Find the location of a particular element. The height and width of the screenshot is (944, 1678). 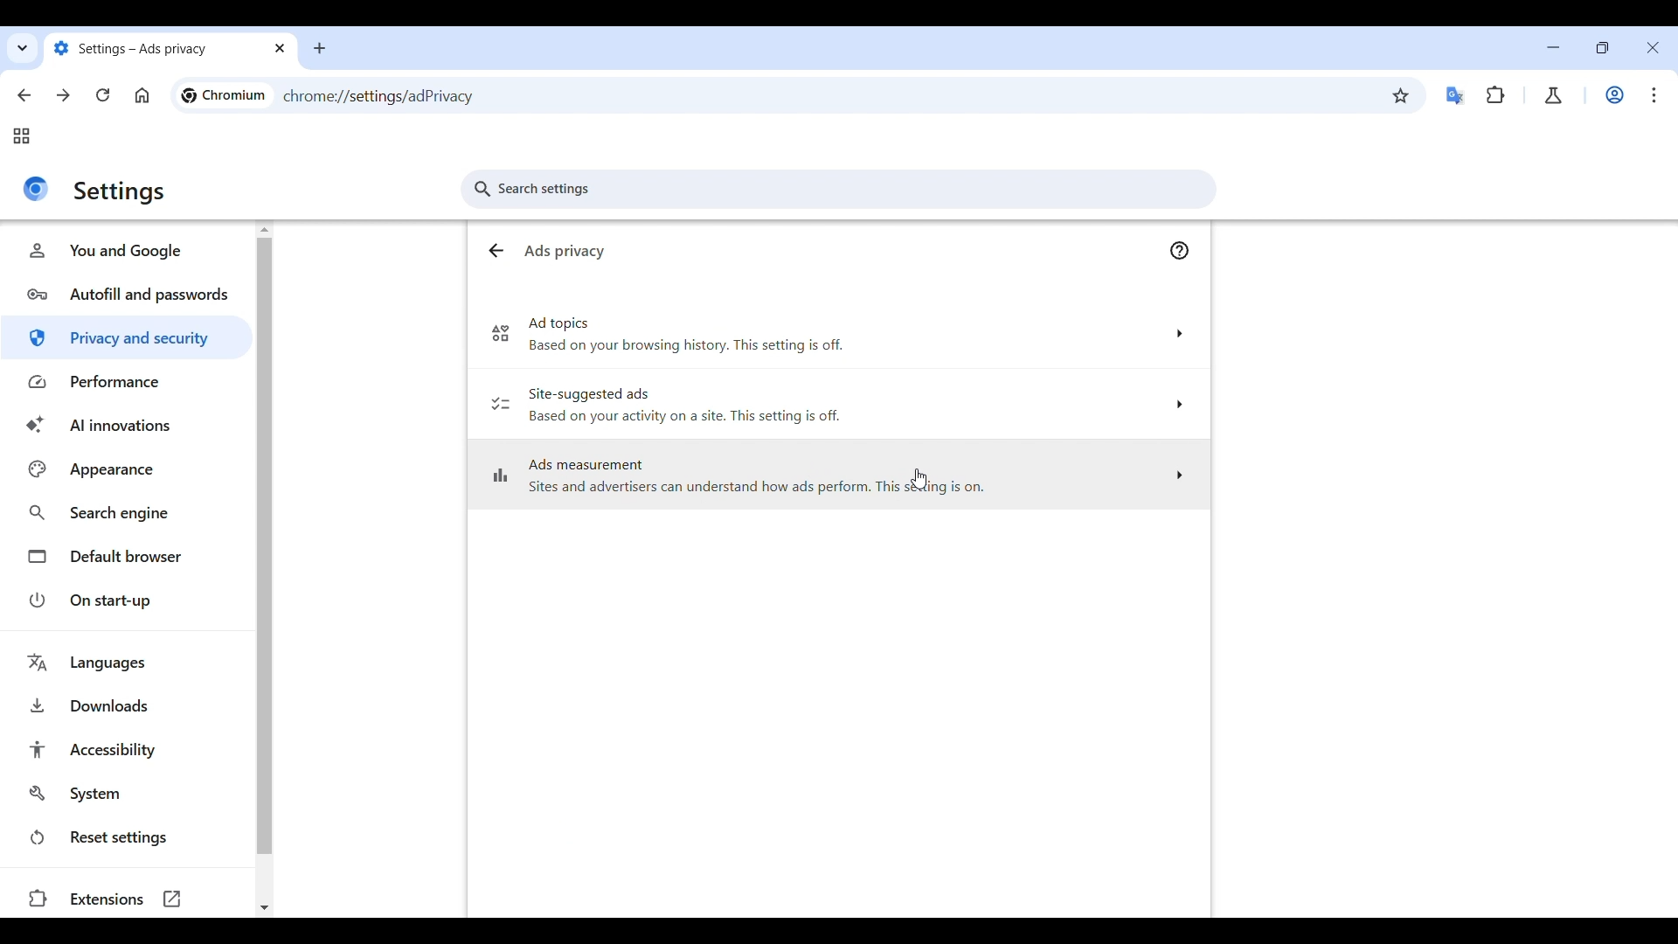

search settings is located at coordinates (846, 192).